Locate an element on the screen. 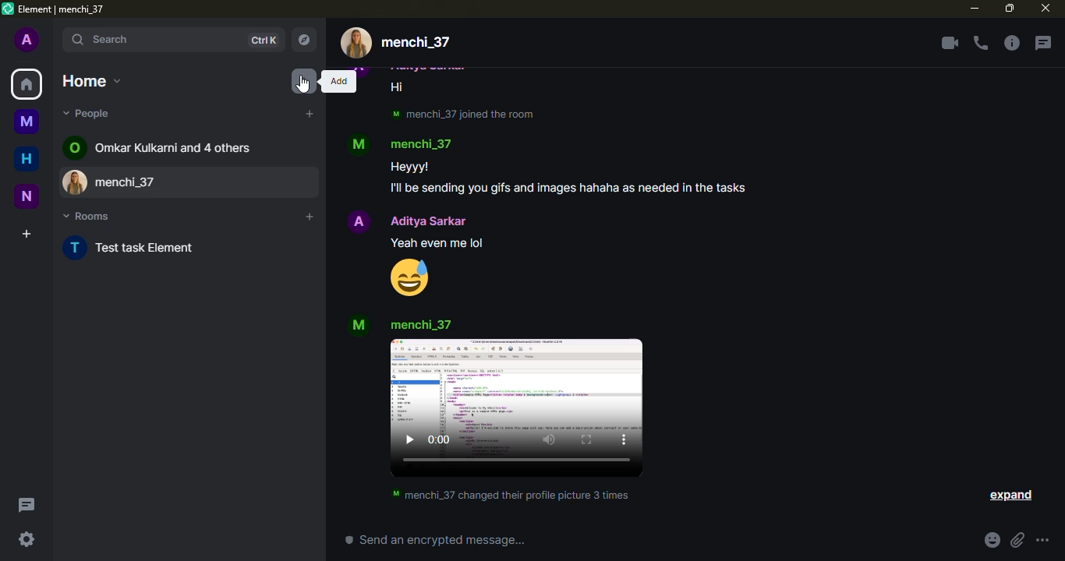 Image resolution: width=1065 pixels, height=561 pixels. rooms is located at coordinates (87, 216).